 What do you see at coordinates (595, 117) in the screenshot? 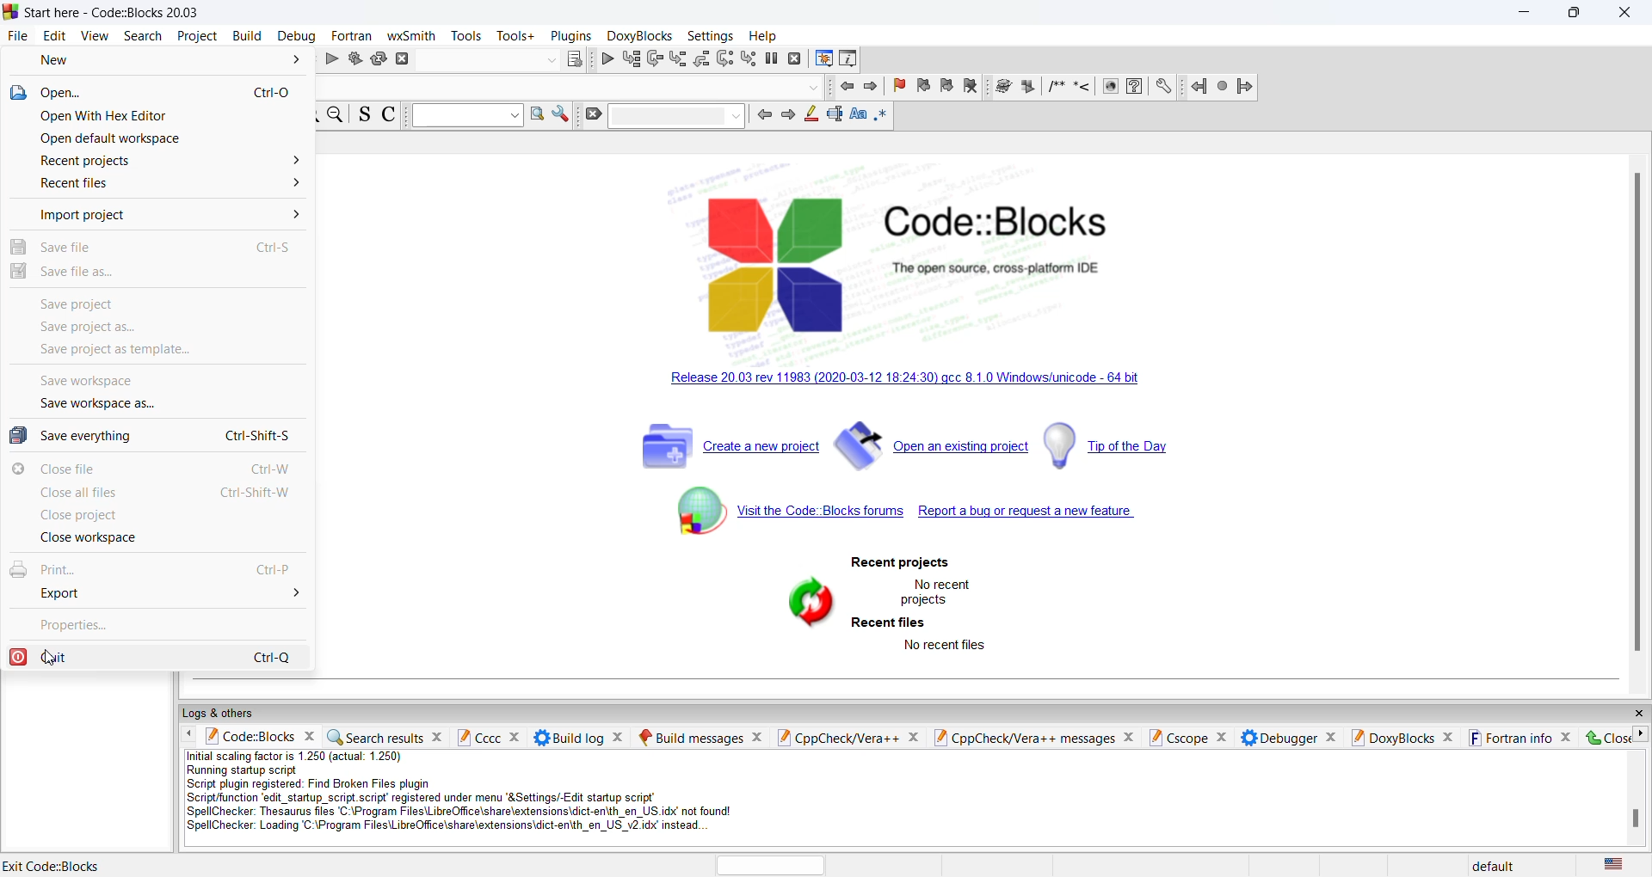
I see `clear` at bounding box center [595, 117].